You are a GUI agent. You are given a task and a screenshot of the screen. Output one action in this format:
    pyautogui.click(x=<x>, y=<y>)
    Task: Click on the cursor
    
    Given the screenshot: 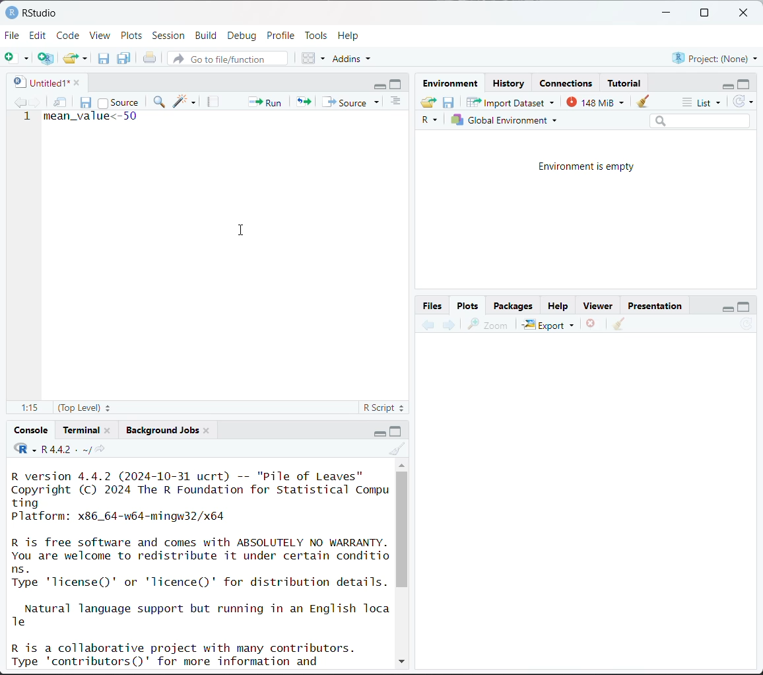 What is the action you would take?
    pyautogui.click(x=244, y=231)
    